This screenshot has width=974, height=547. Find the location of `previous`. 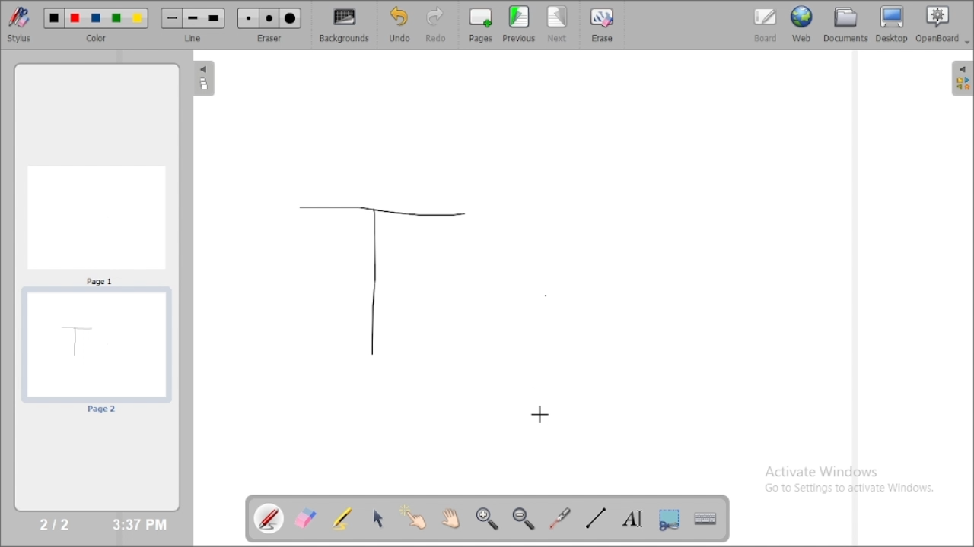

previous is located at coordinates (519, 24).